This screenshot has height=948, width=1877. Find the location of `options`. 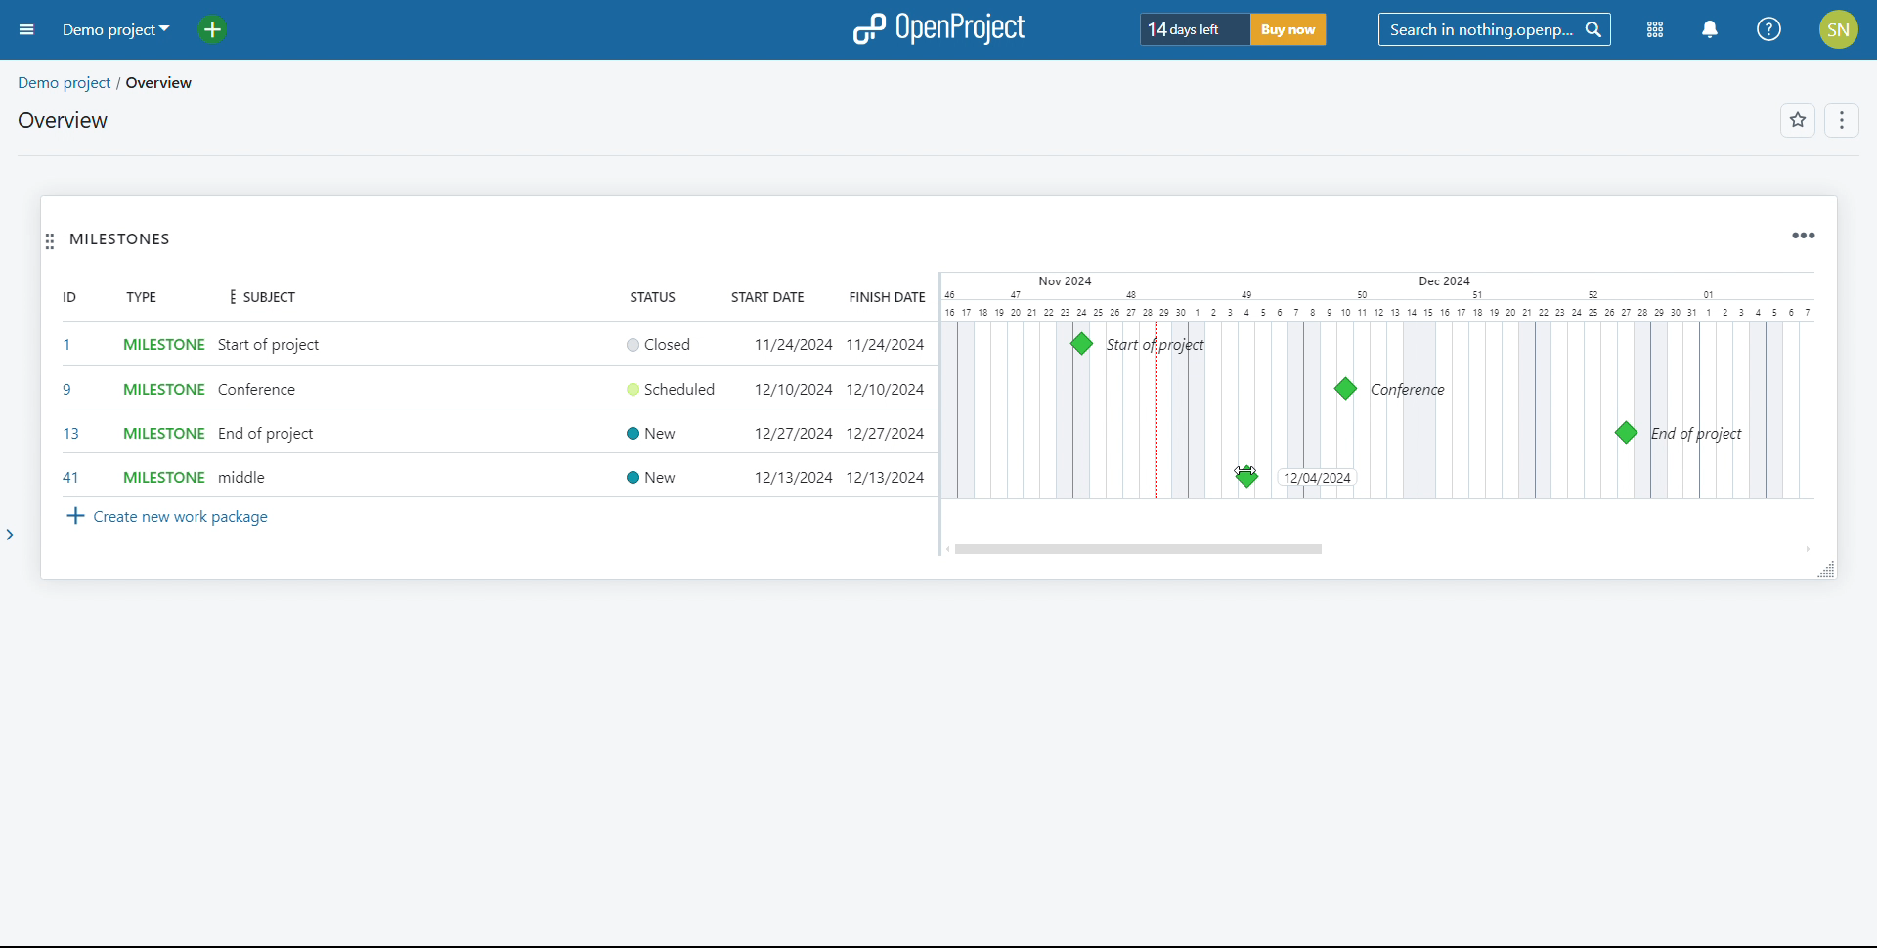

options is located at coordinates (1844, 121).